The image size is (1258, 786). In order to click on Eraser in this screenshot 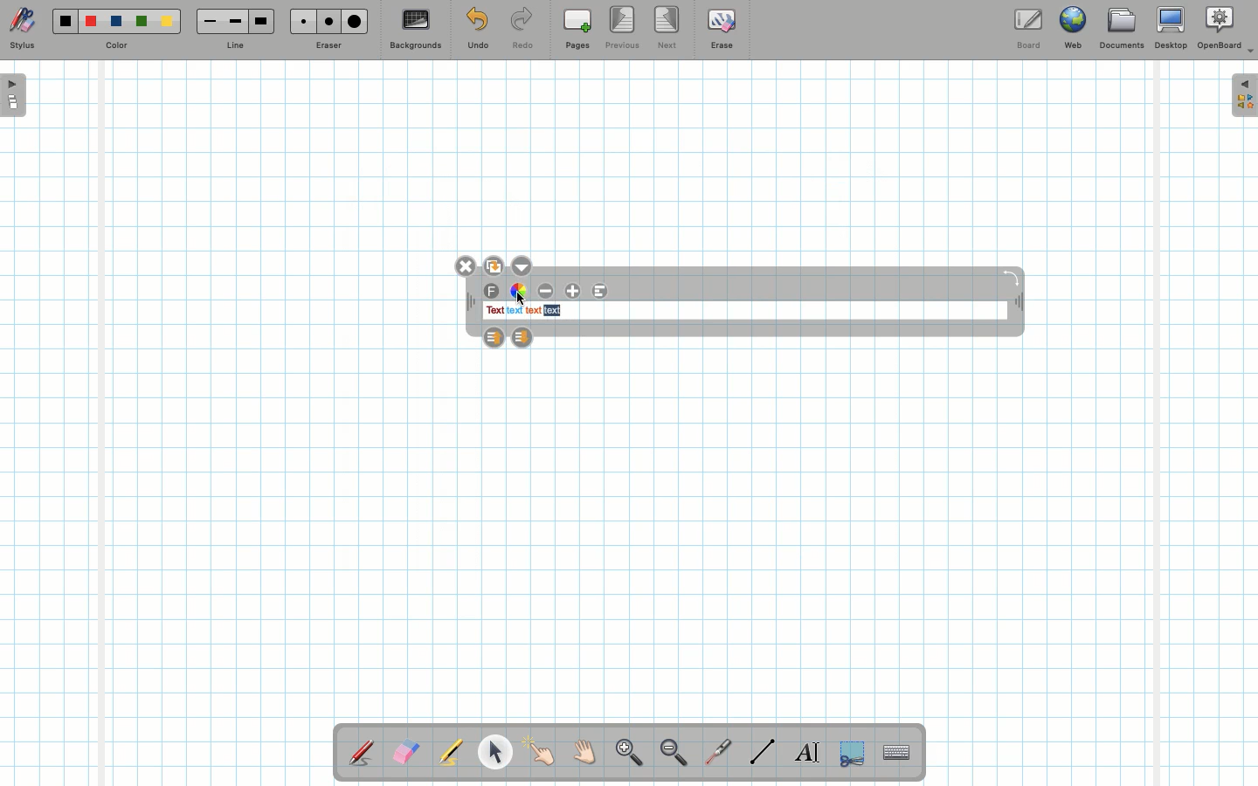, I will do `click(405, 754)`.